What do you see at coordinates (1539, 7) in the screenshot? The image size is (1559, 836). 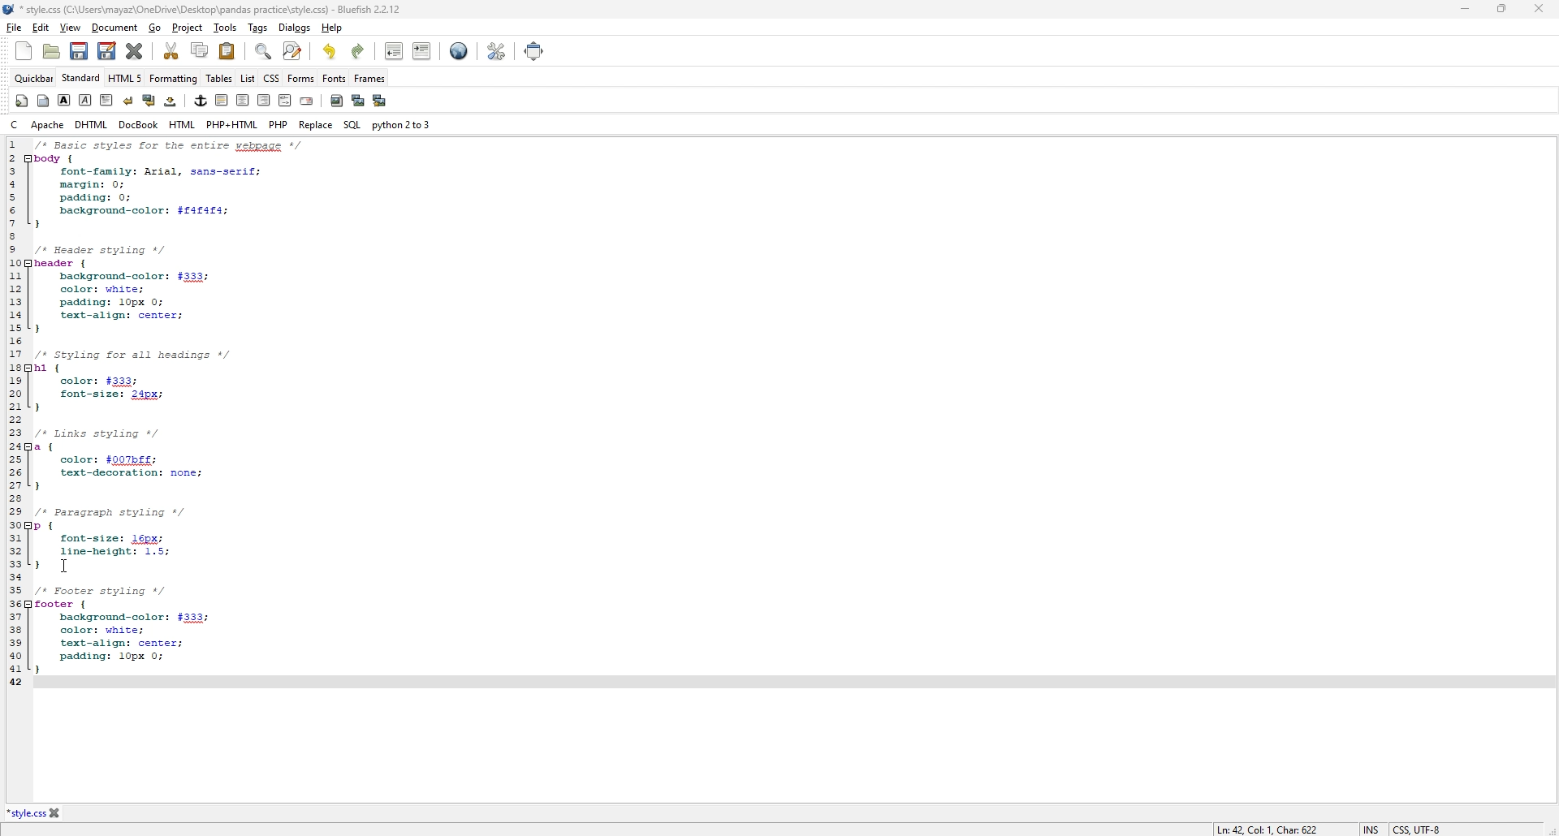 I see `close` at bounding box center [1539, 7].